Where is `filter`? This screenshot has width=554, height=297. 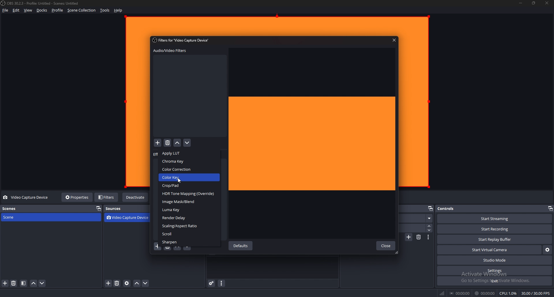
filter is located at coordinates (24, 283).